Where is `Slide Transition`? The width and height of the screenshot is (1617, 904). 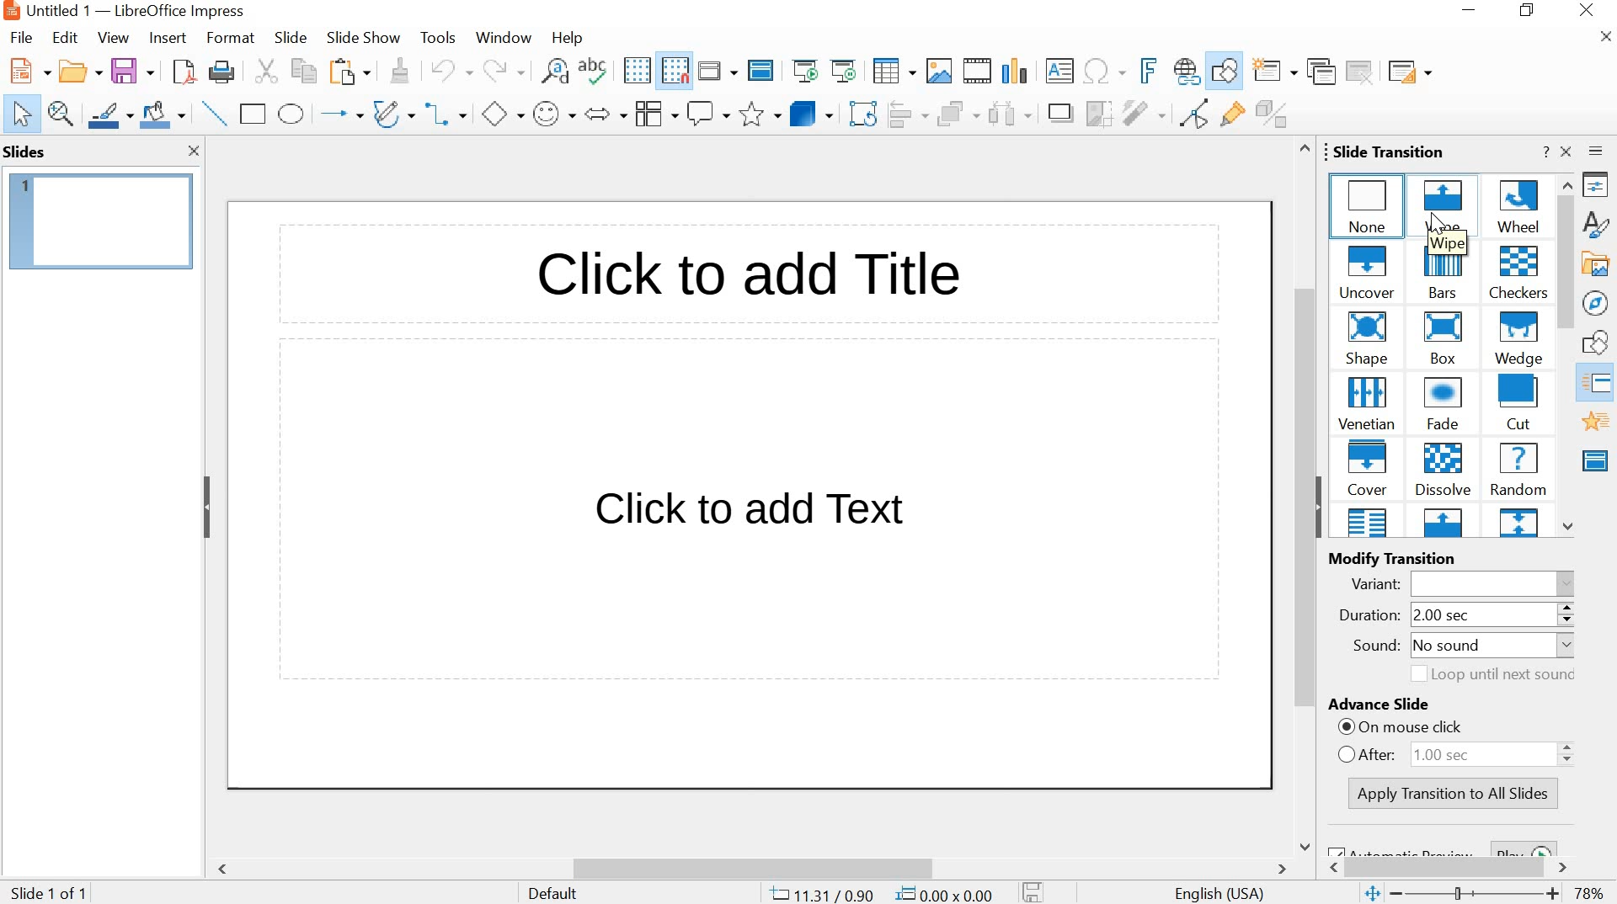 Slide Transition is located at coordinates (1601, 385).